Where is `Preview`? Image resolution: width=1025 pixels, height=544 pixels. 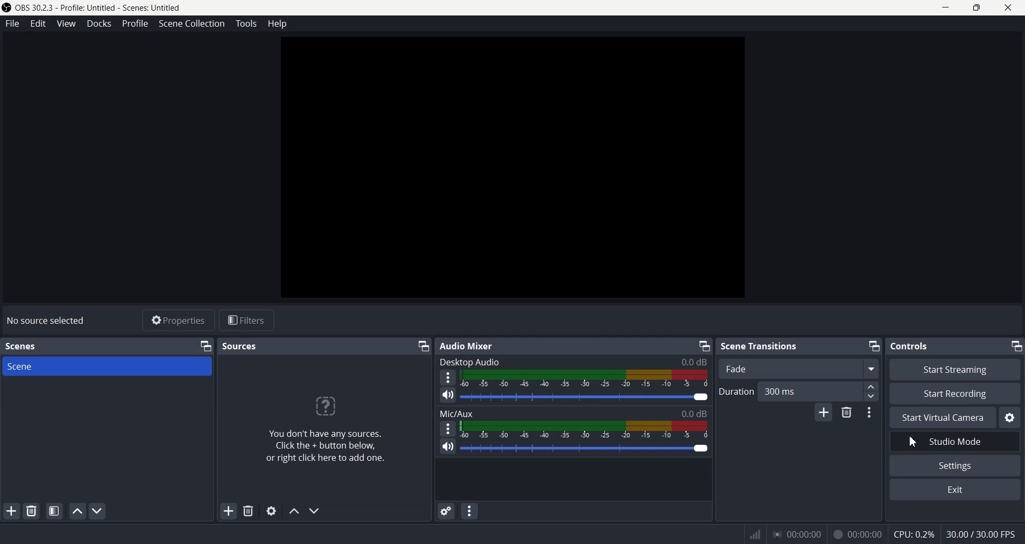
Preview is located at coordinates (512, 167).